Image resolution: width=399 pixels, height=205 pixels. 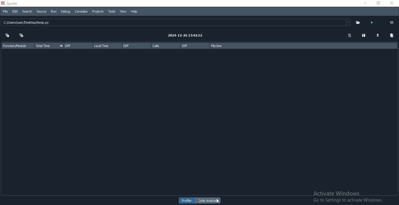 What do you see at coordinates (3, 4) in the screenshot?
I see `spyder logo` at bounding box center [3, 4].